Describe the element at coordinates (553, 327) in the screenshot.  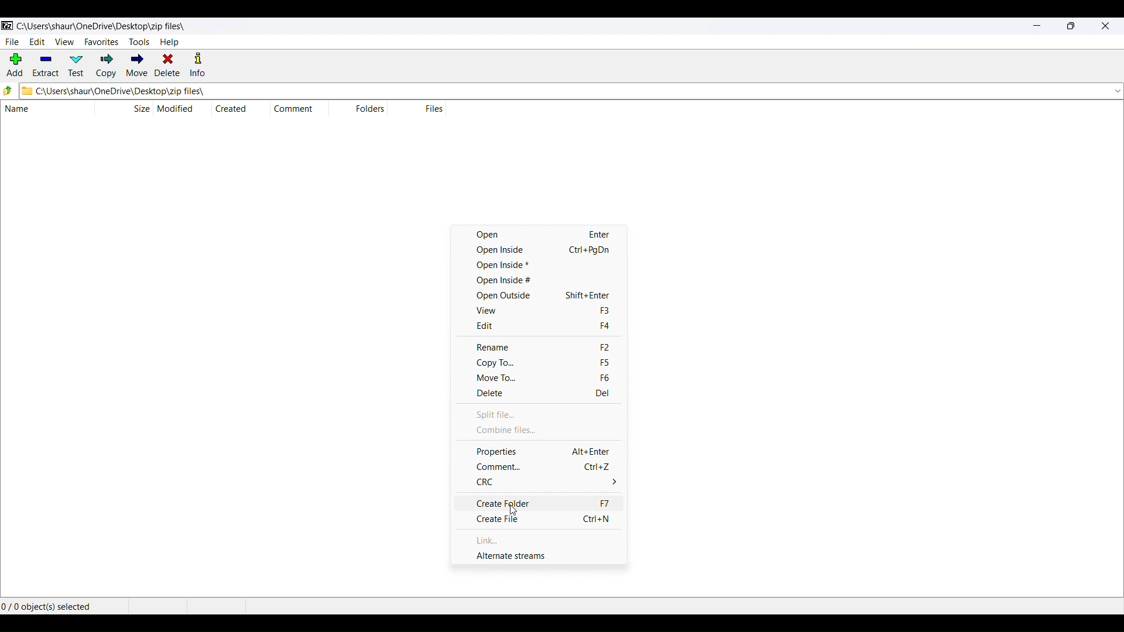
I see `EDIT` at that location.